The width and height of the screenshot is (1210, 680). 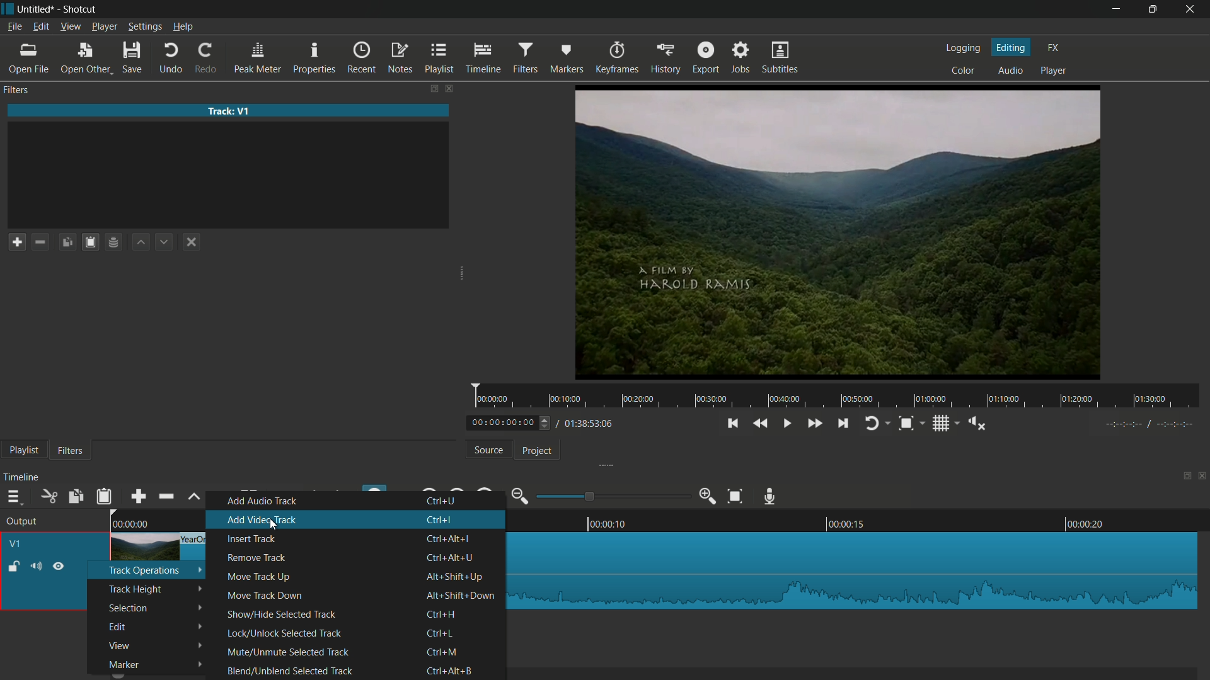 I want to click on key shortcut, so click(x=442, y=653).